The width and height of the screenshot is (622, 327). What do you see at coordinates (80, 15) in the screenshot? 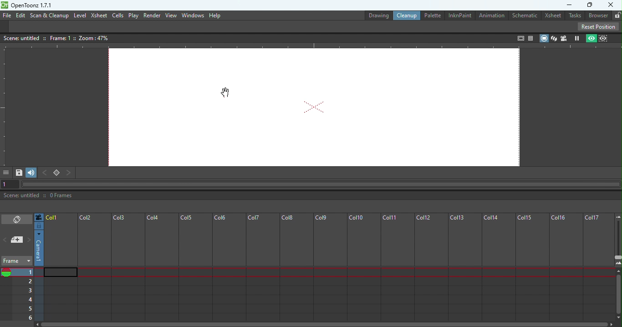
I see `Level` at bounding box center [80, 15].